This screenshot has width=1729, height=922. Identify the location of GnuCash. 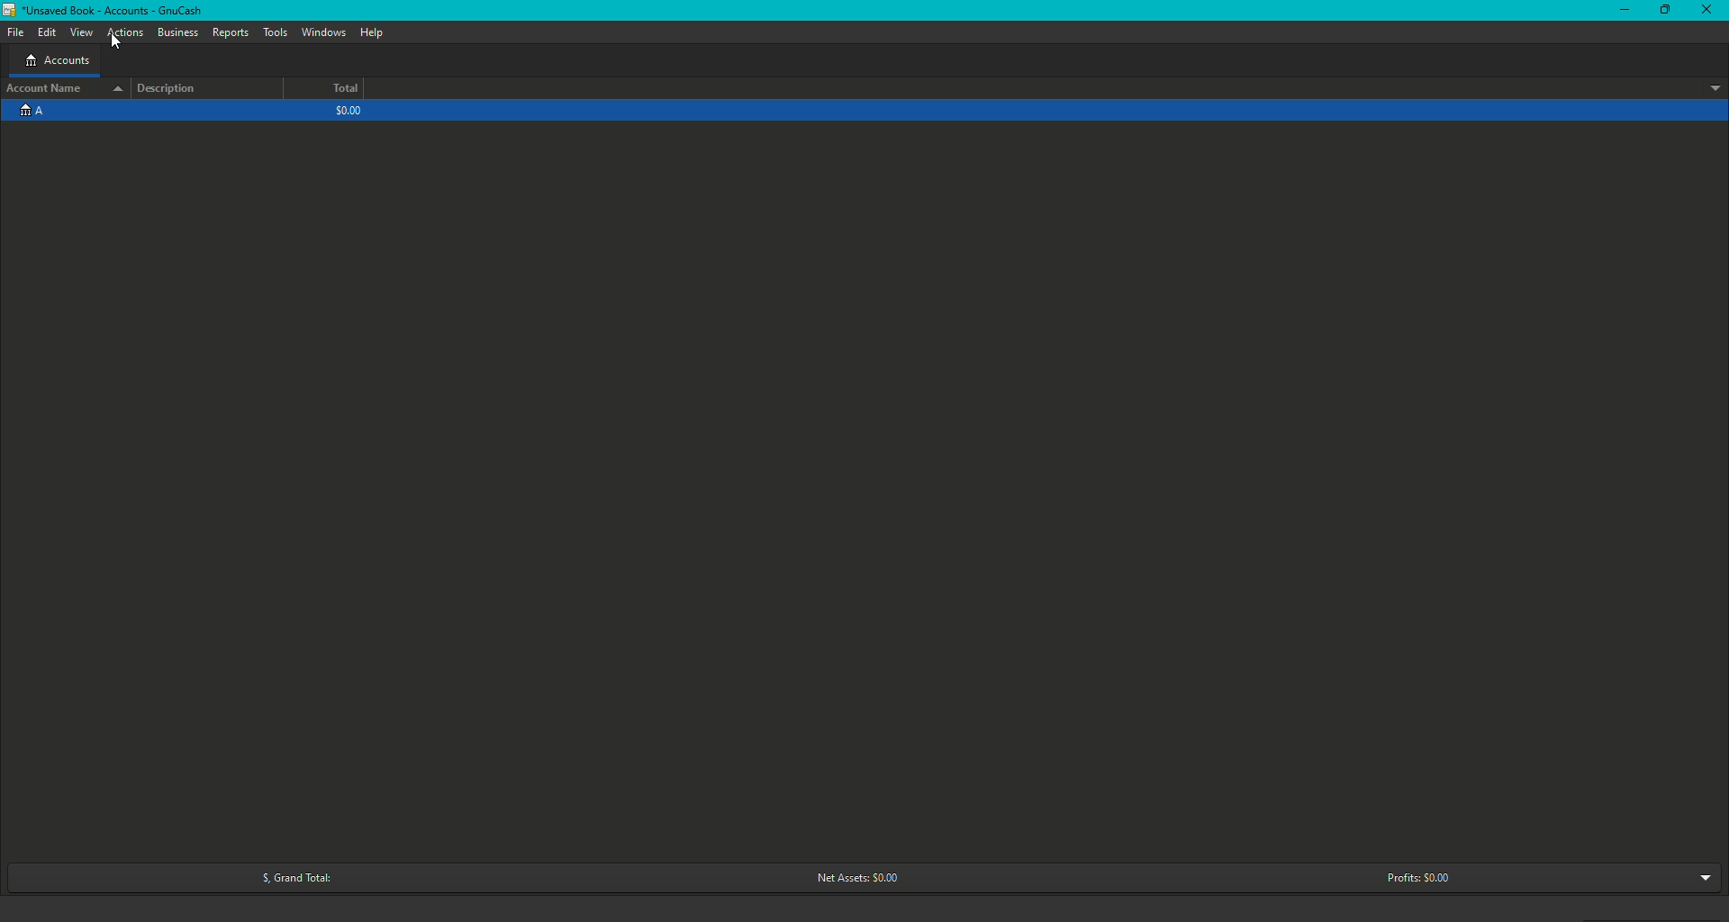
(106, 9).